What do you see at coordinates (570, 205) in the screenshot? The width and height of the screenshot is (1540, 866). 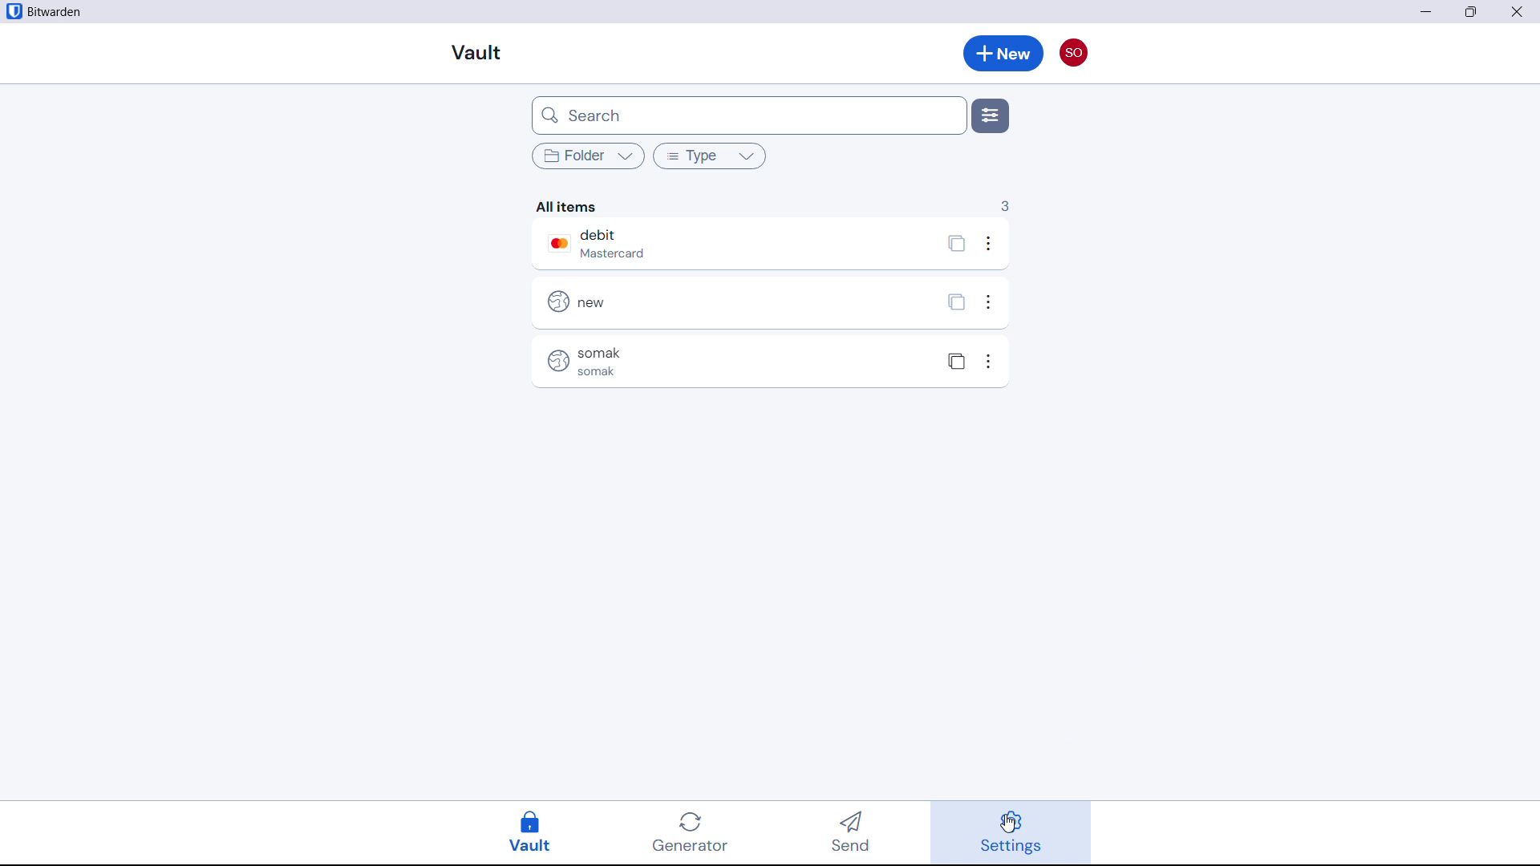 I see `All items ` at bounding box center [570, 205].